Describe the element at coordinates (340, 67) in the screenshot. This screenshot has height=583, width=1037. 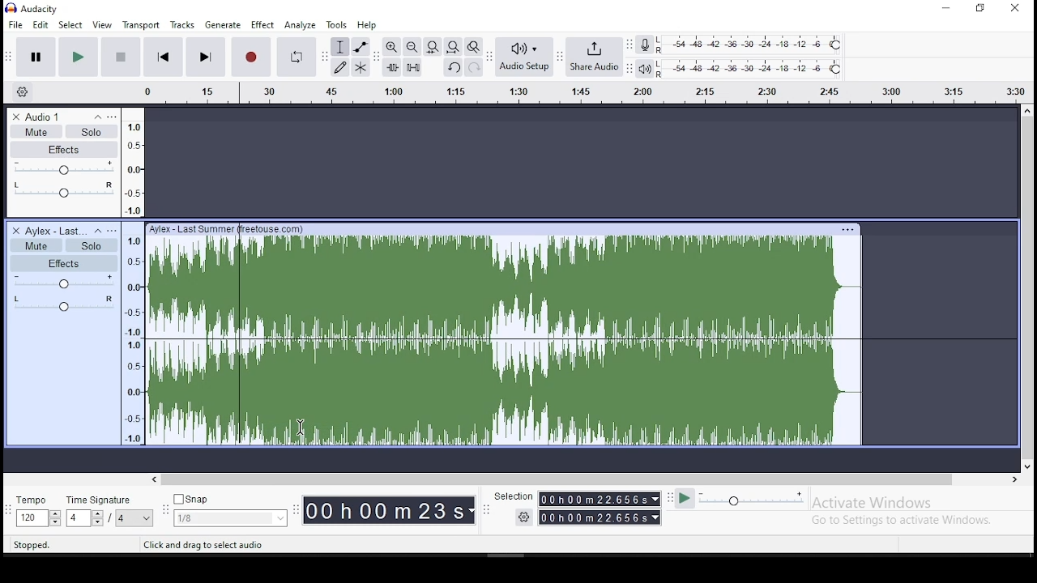
I see `draw tool` at that location.